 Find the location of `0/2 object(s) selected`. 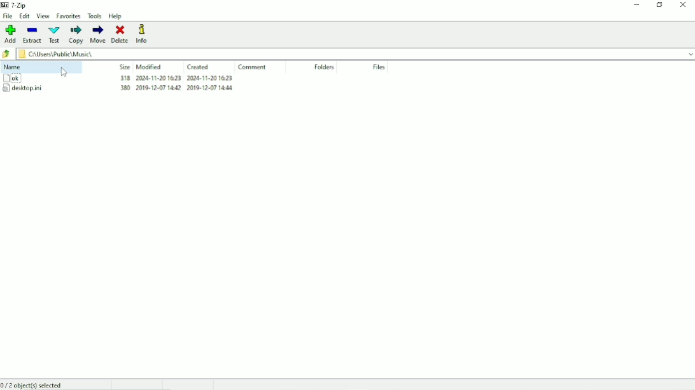

0/2 object(s) selected is located at coordinates (33, 384).